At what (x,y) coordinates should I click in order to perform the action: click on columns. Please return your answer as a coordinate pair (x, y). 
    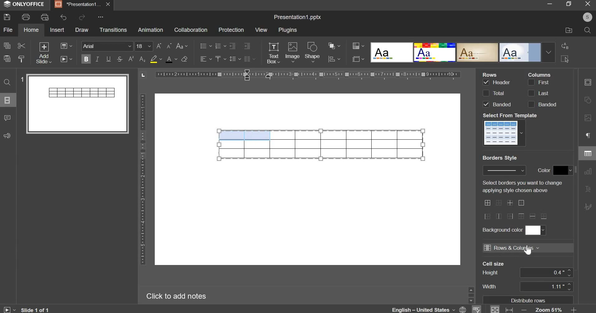
    Looking at the image, I should click on (541, 93).